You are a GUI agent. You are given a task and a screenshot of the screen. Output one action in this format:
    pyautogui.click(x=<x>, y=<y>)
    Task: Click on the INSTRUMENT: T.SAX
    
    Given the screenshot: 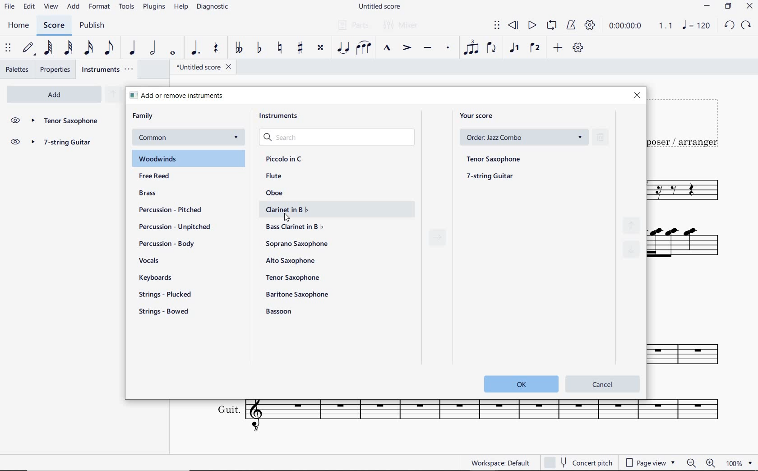 What is the action you would take?
    pyautogui.click(x=691, y=347)
    